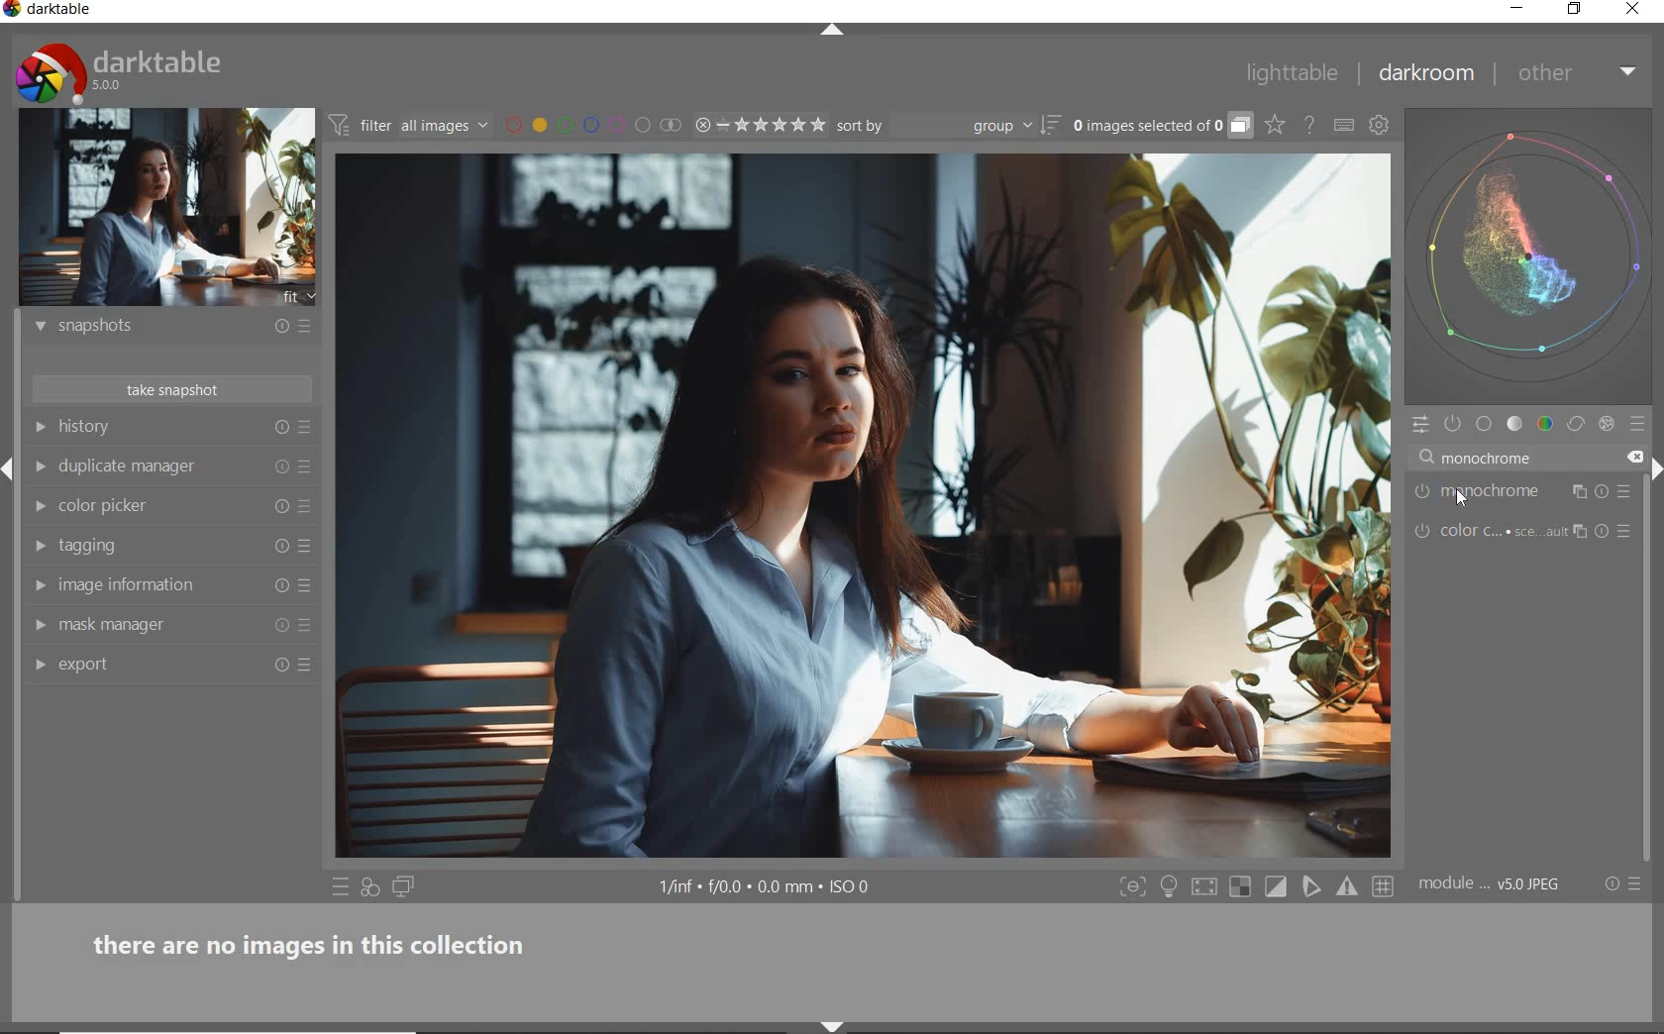 The height and width of the screenshot is (1034, 1664). I want to click on range rating of selected image, so click(759, 126).